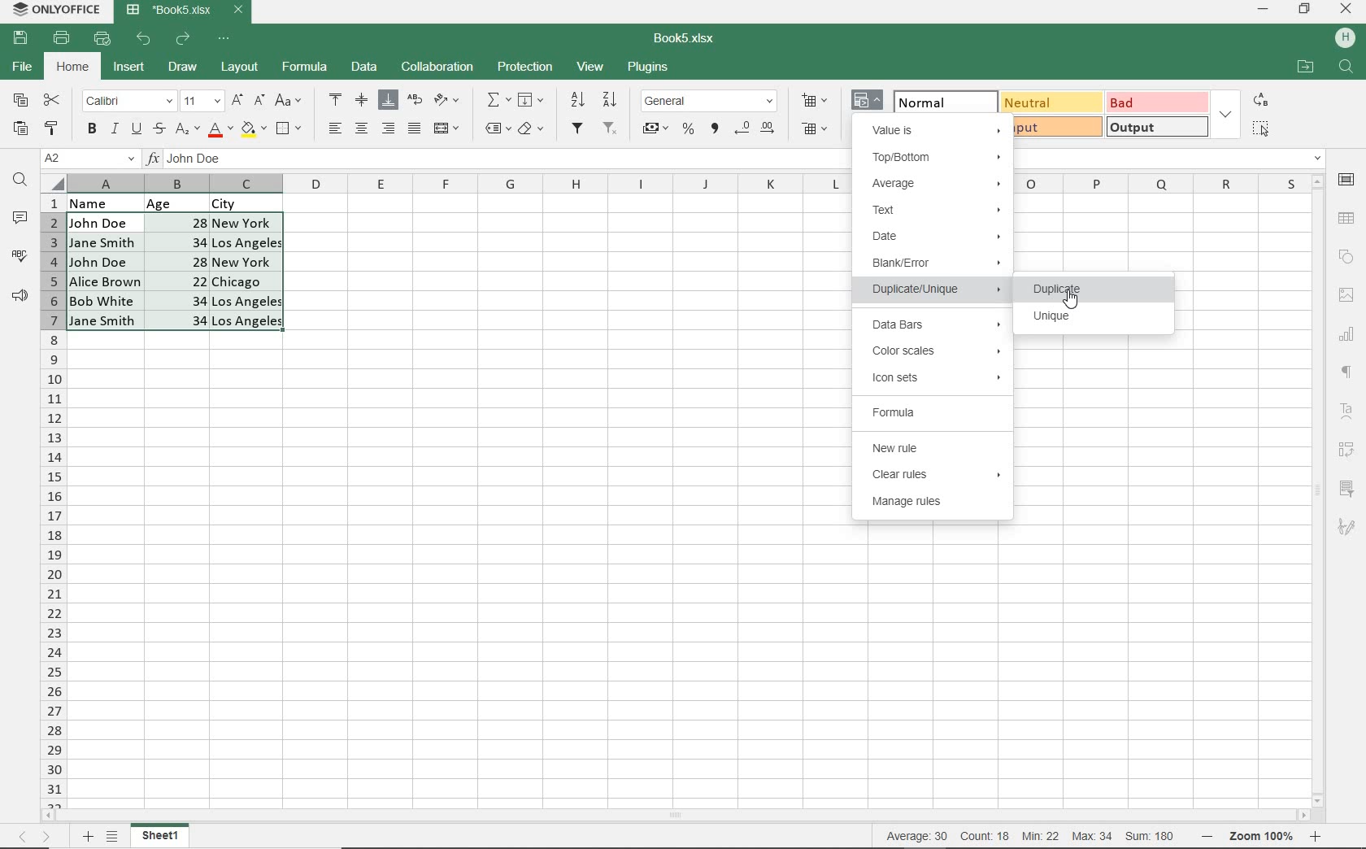 This screenshot has height=849, width=1366. I want to click on JUSTIFIED, so click(414, 128).